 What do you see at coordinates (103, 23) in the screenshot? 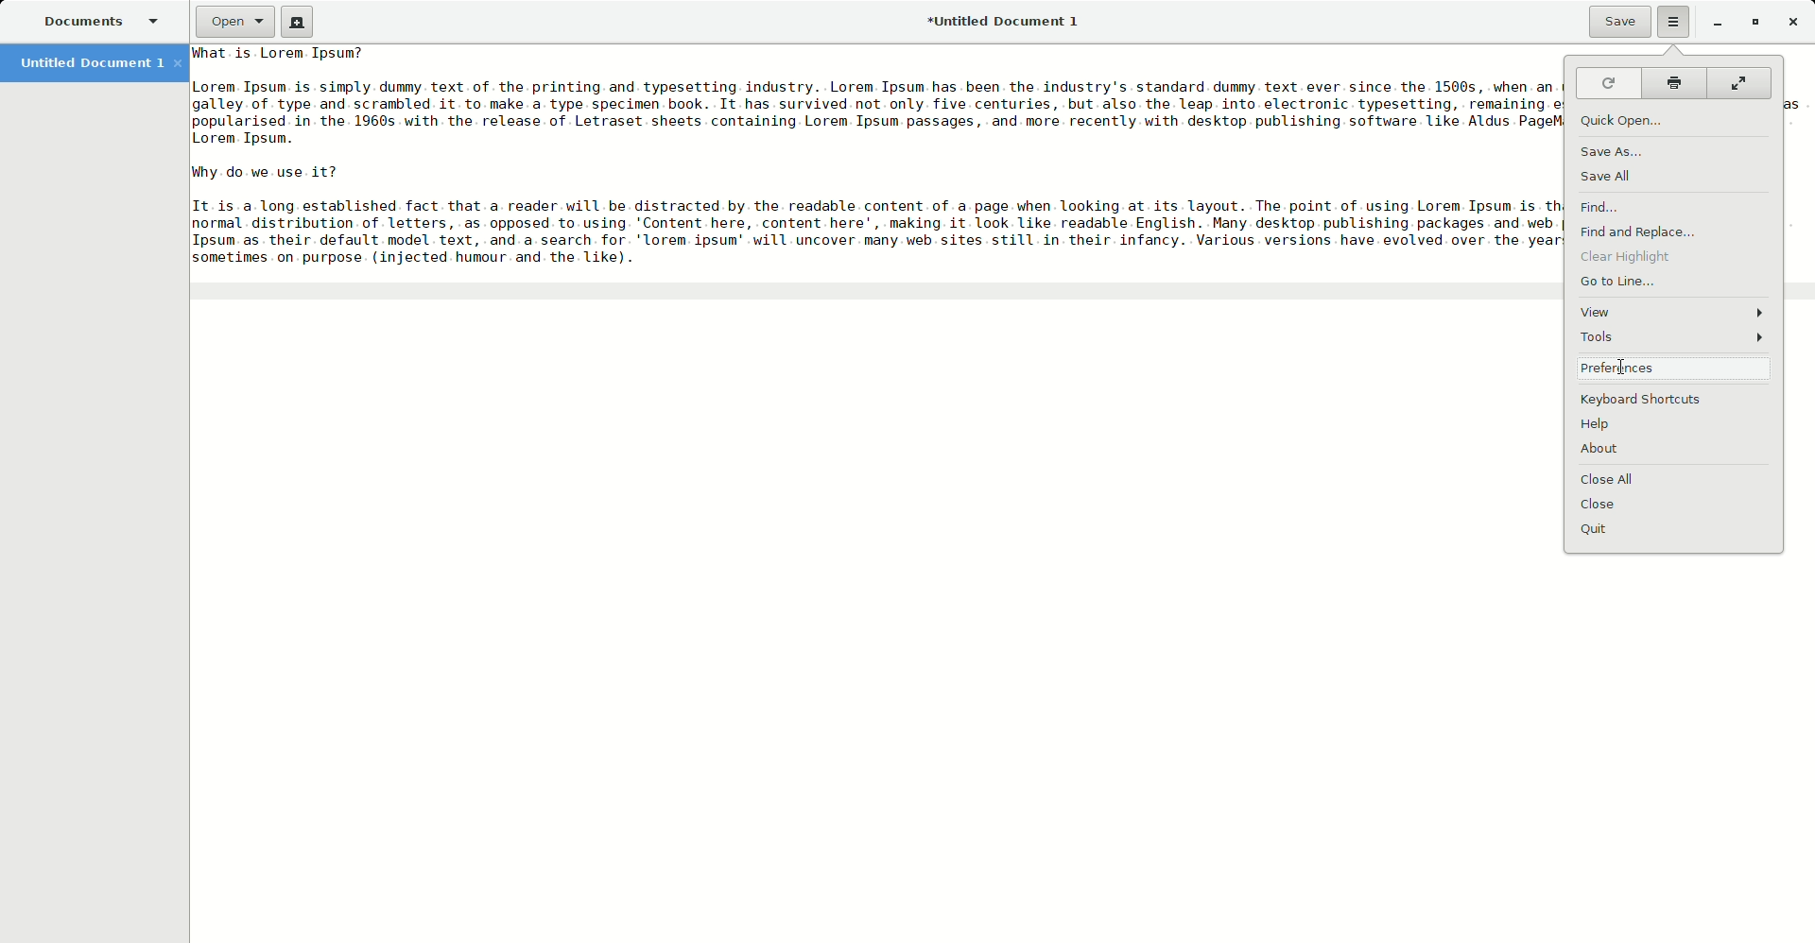
I see `Documents` at bounding box center [103, 23].